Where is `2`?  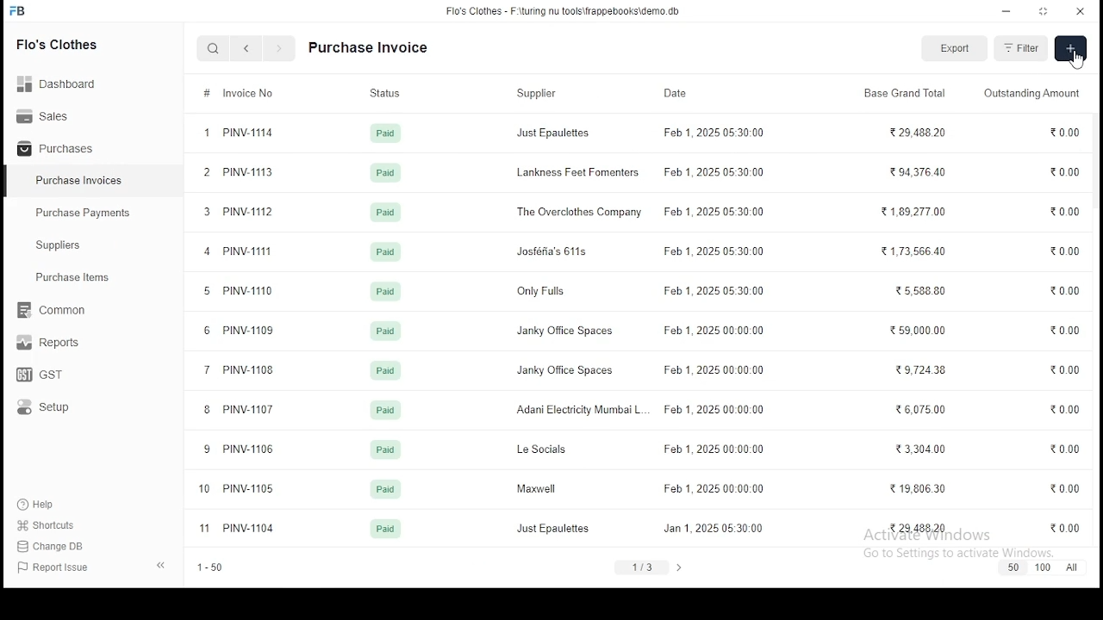
2 is located at coordinates (206, 171).